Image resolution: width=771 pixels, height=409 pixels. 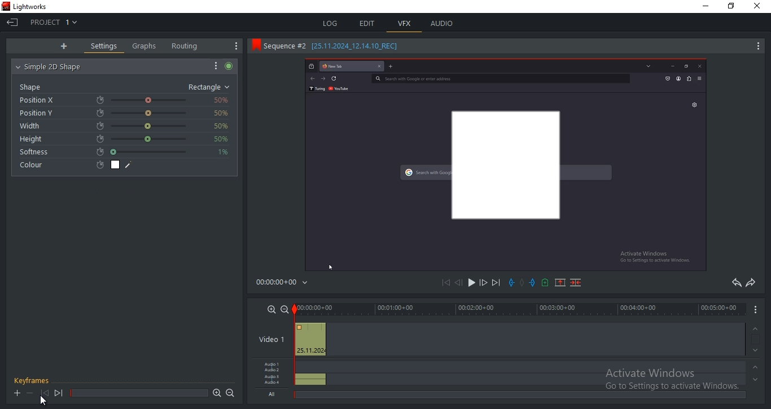 What do you see at coordinates (519, 308) in the screenshot?
I see `timeline` at bounding box center [519, 308].